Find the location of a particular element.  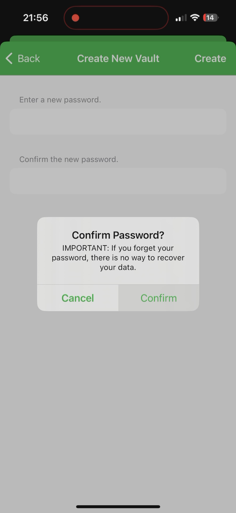

confirm the new password is located at coordinates (70, 159).